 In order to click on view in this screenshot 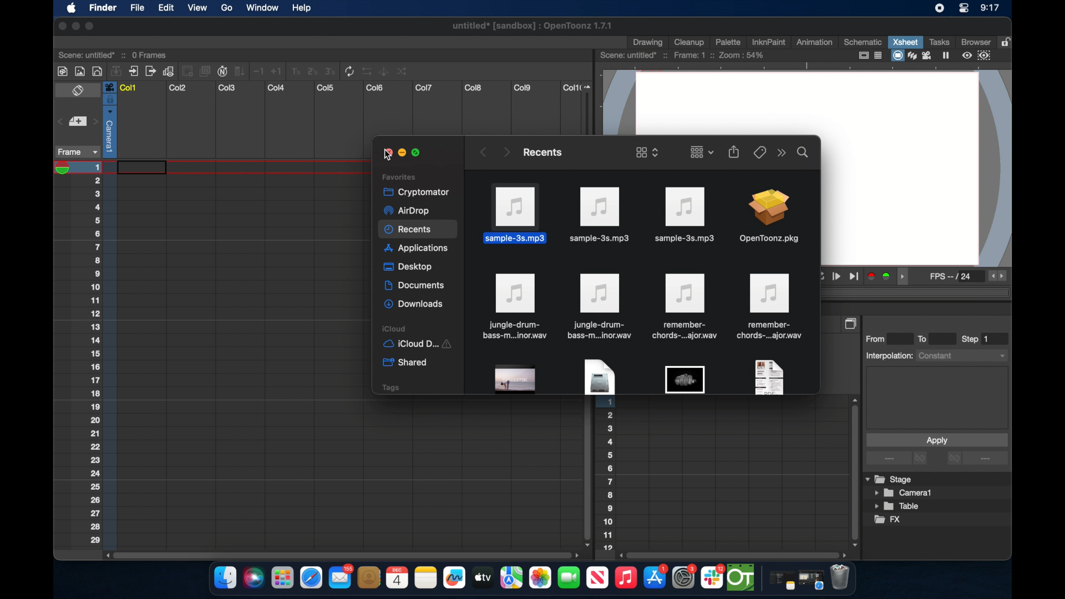, I will do `click(196, 8)`.